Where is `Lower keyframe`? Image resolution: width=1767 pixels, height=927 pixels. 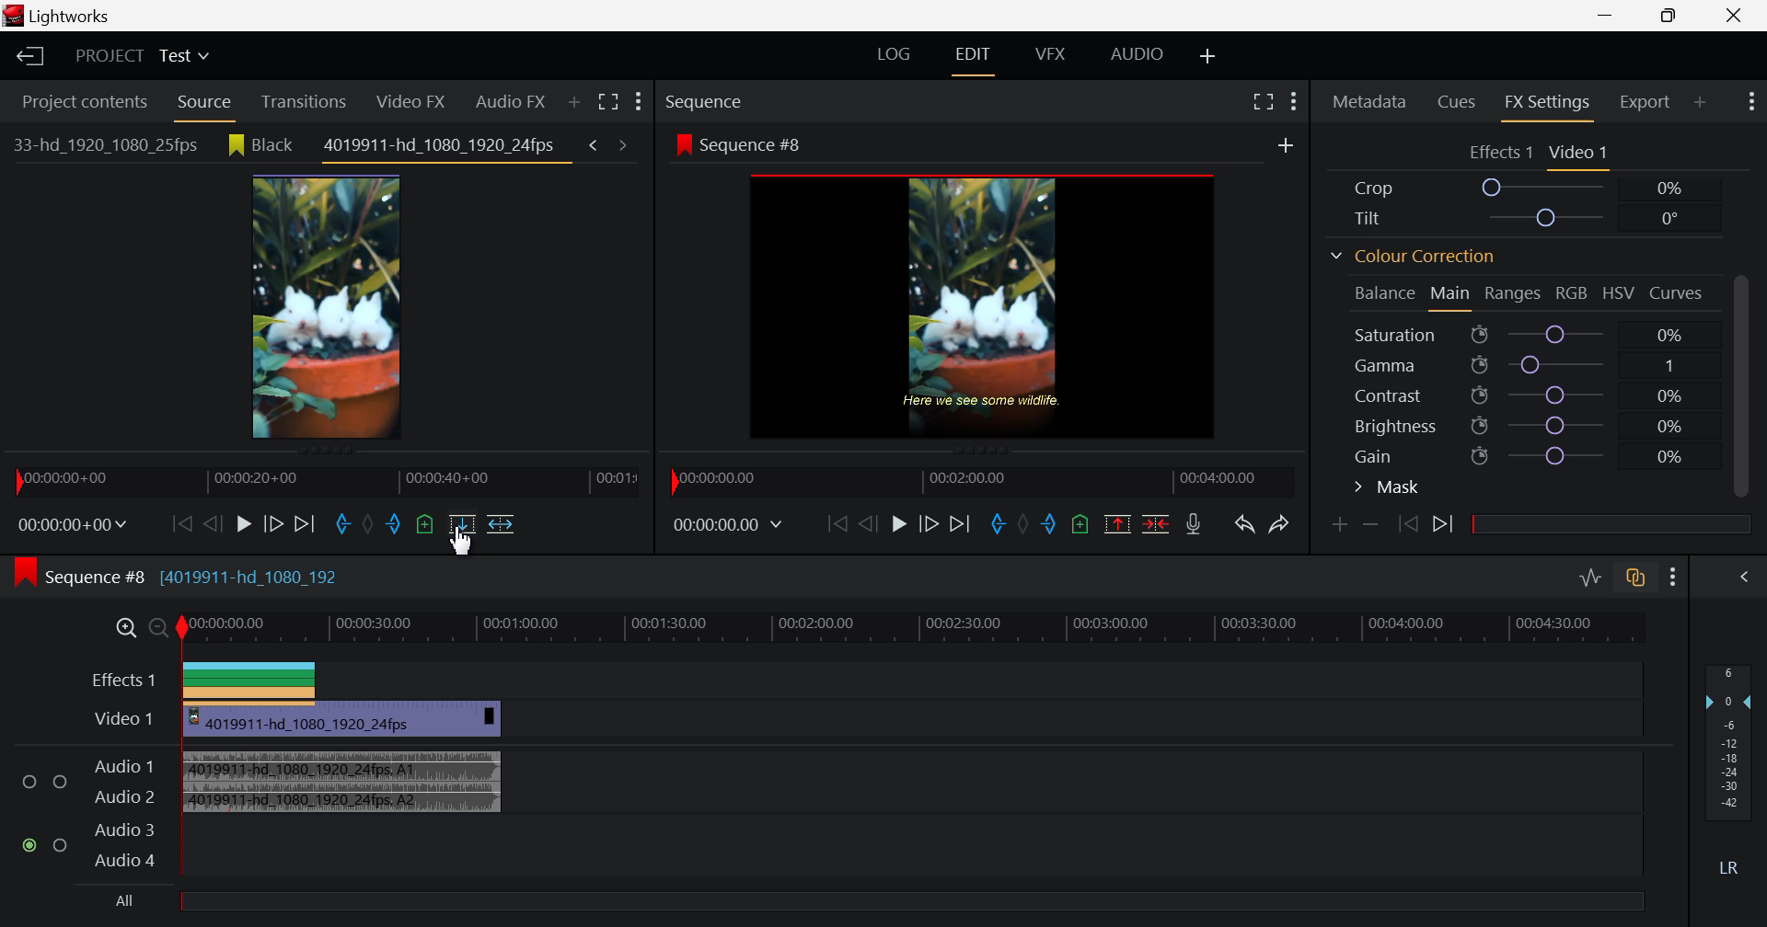
Lower keyframe is located at coordinates (1375, 524).